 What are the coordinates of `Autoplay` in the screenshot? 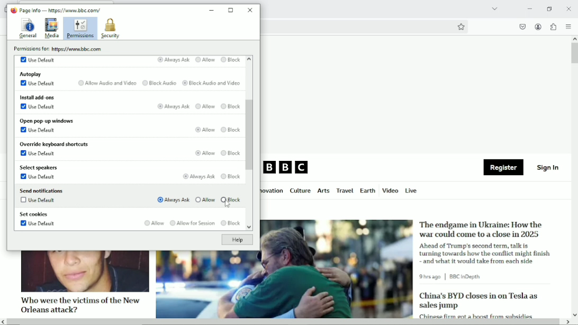 It's located at (31, 74).